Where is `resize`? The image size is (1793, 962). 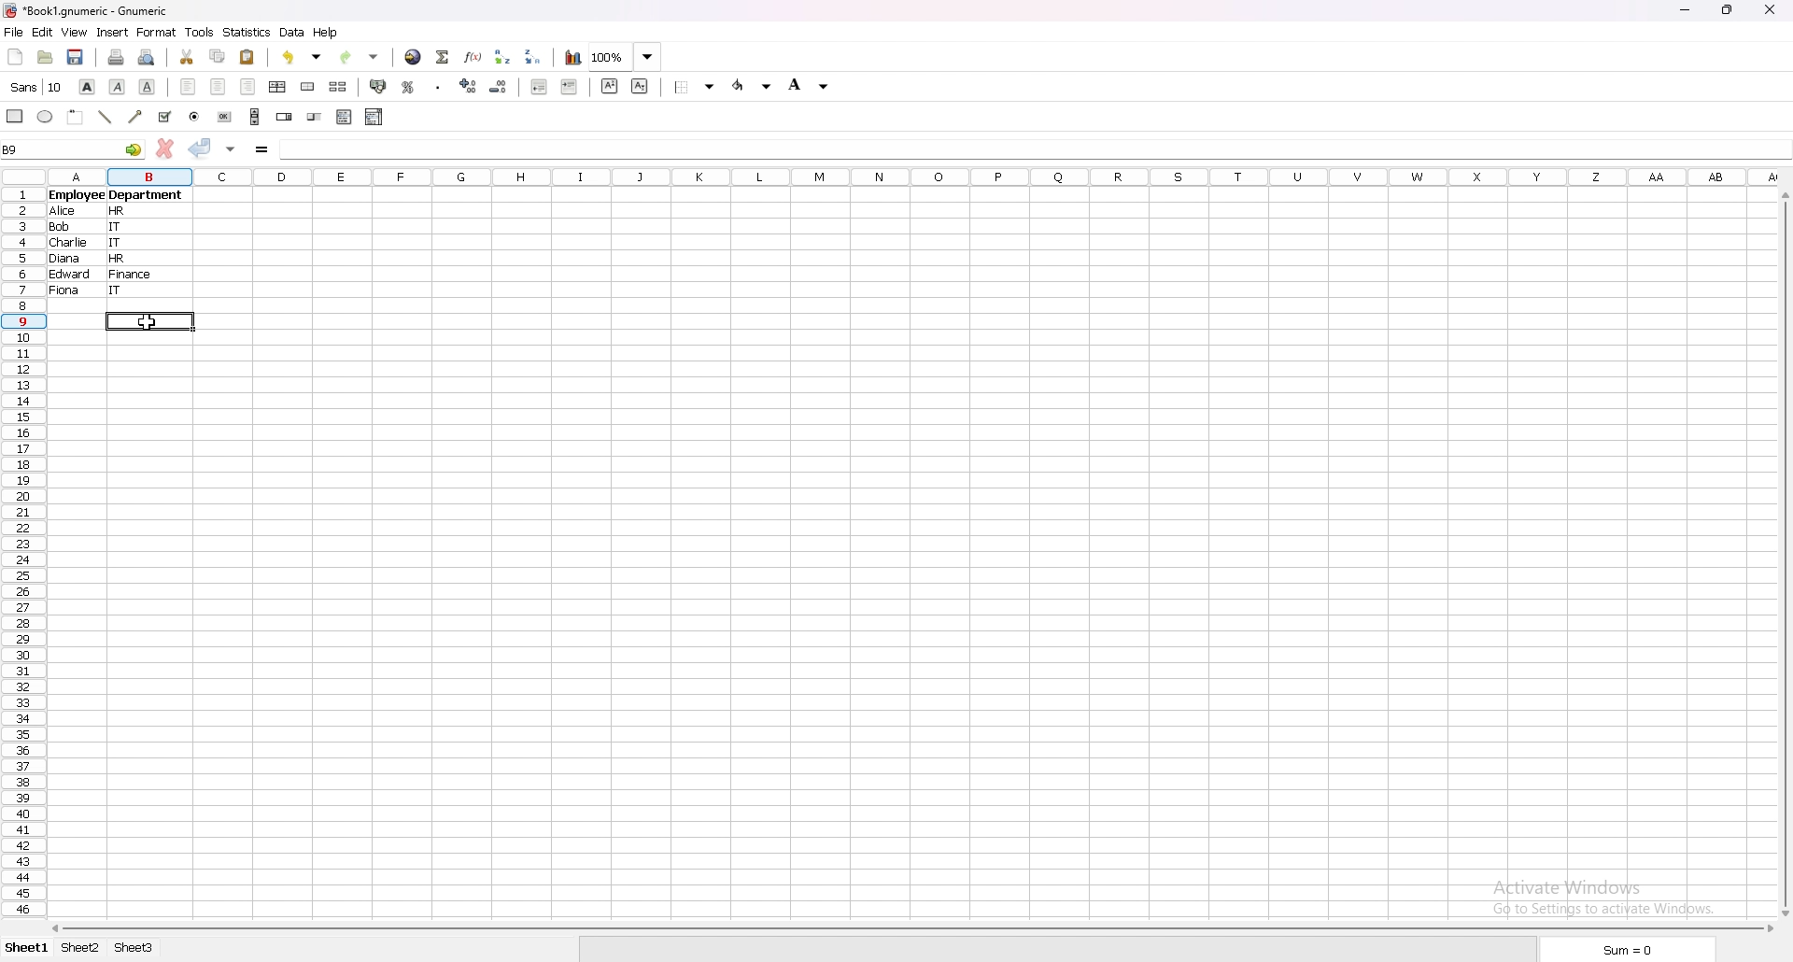
resize is located at coordinates (1729, 9).